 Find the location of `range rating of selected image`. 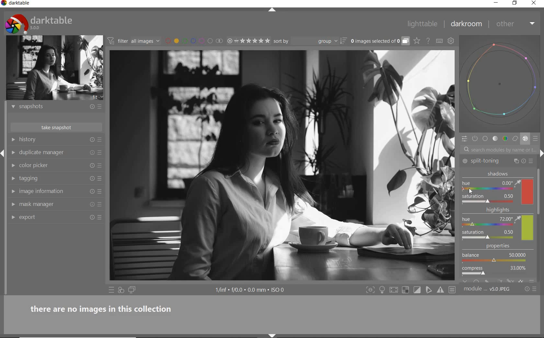

range rating of selected image is located at coordinates (248, 41).